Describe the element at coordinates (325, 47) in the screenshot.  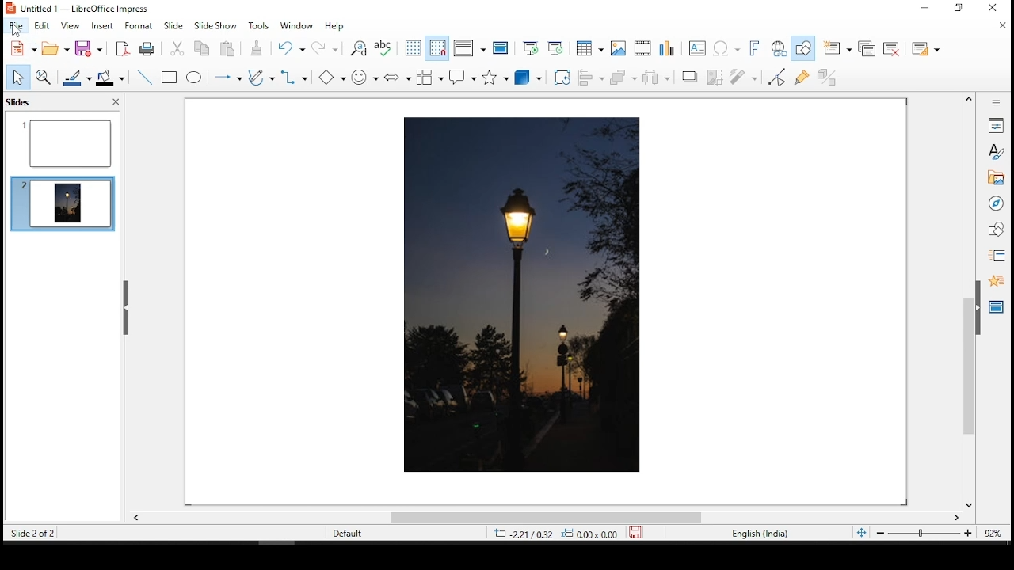
I see `redo` at that location.